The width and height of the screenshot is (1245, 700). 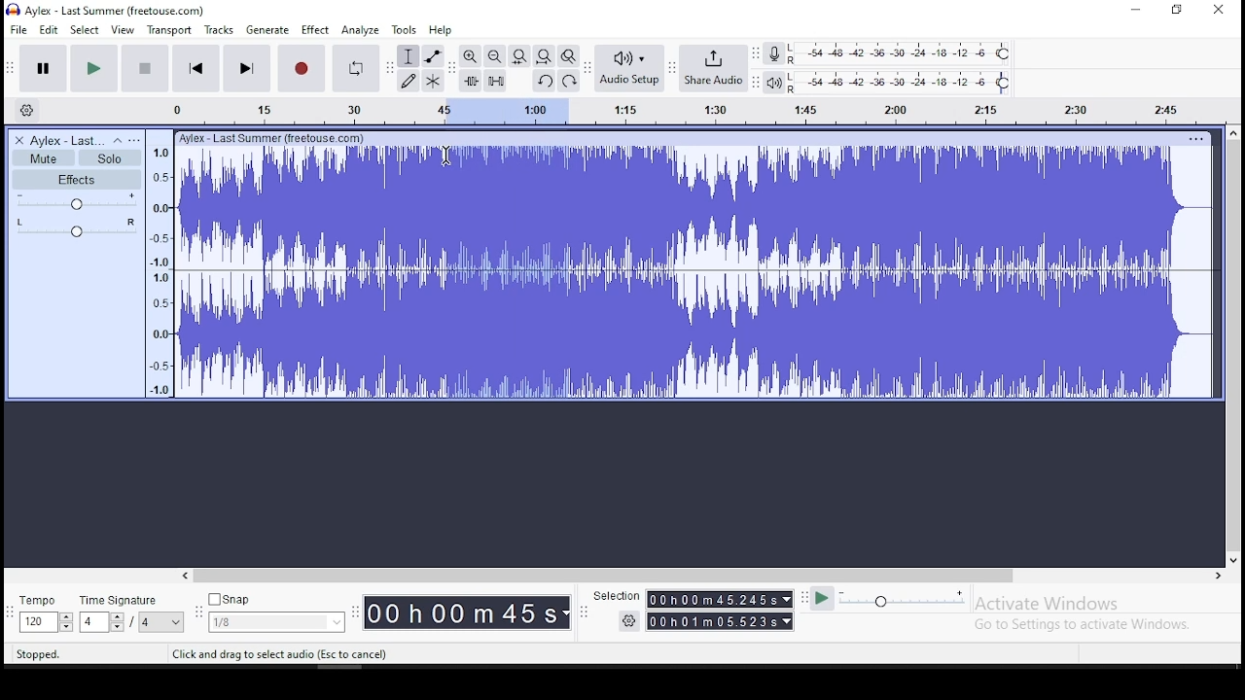 What do you see at coordinates (44, 615) in the screenshot?
I see `tempo` at bounding box center [44, 615].